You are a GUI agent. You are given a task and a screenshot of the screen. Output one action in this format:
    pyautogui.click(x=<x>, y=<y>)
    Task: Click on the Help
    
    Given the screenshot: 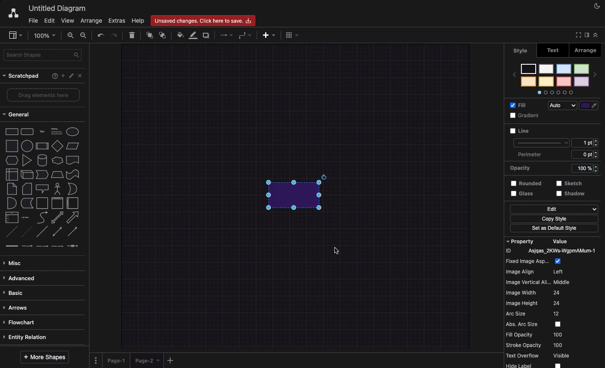 What is the action you would take?
    pyautogui.click(x=53, y=76)
    